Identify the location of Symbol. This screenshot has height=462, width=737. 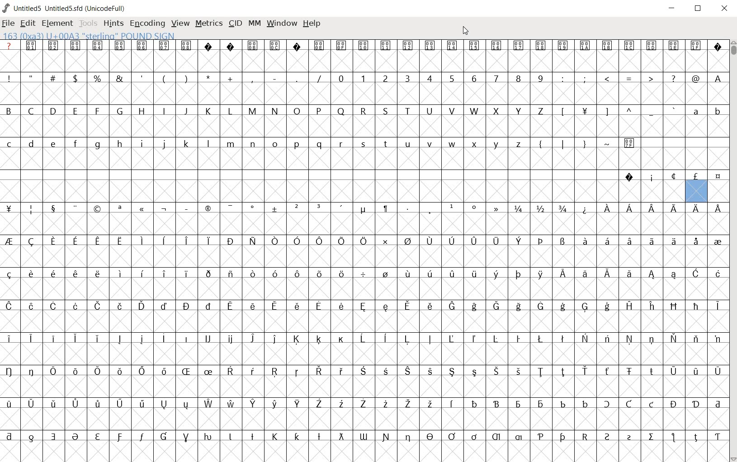
(717, 338).